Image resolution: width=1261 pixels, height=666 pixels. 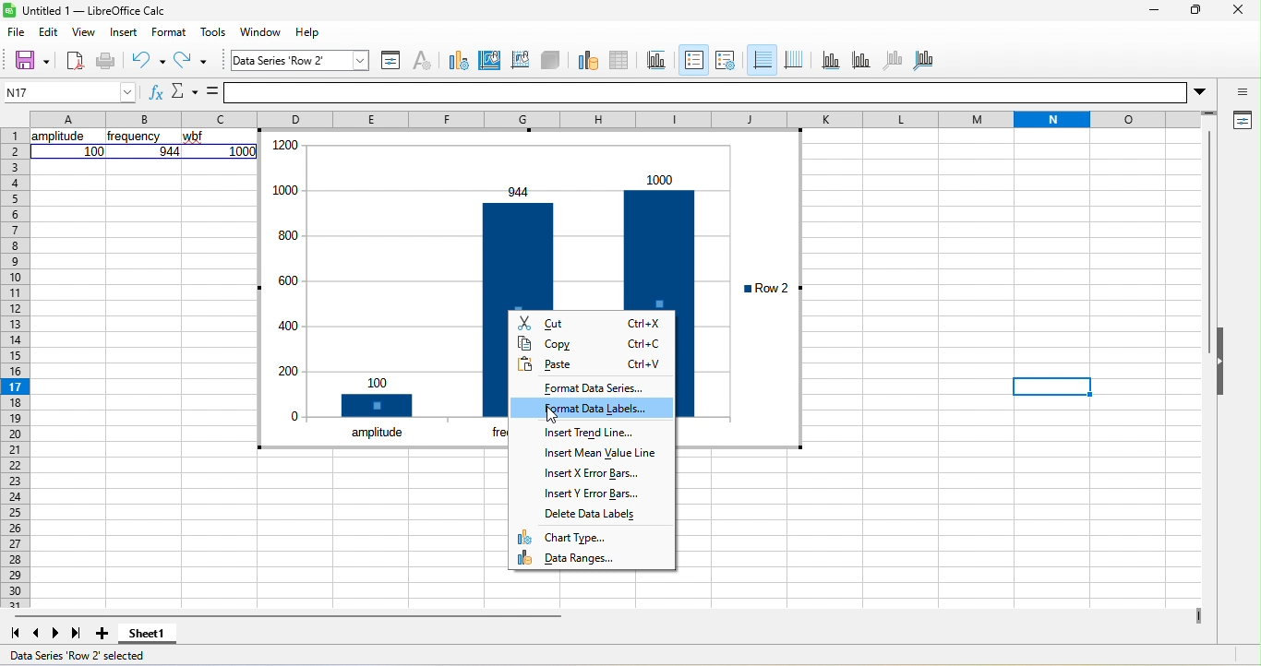 I want to click on horizontal scroll bar, so click(x=289, y=615).